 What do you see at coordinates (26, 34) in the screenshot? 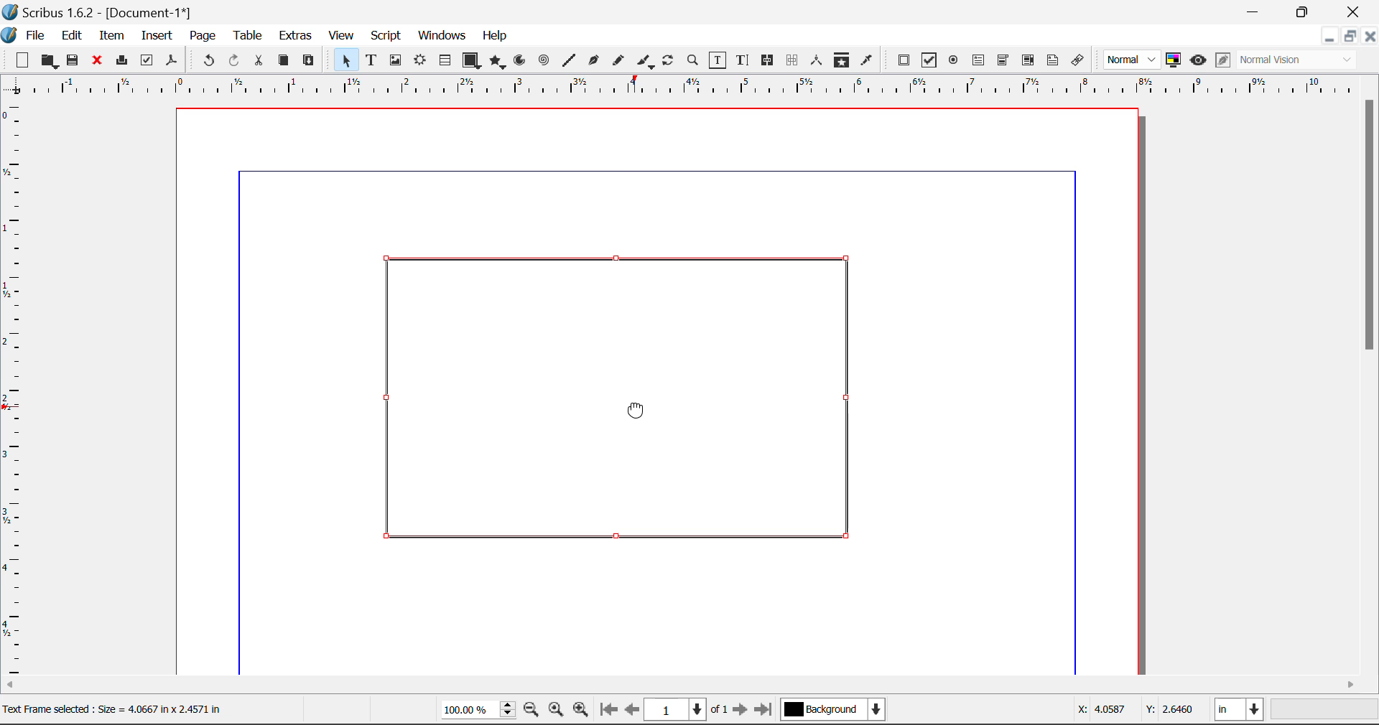
I see `File` at bounding box center [26, 34].